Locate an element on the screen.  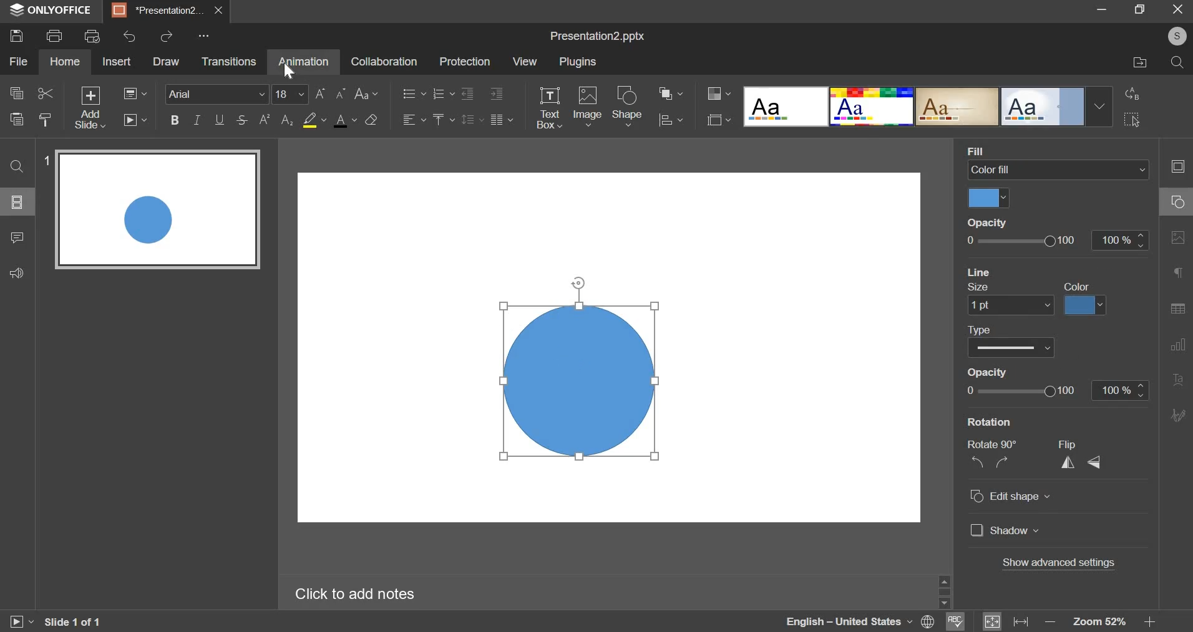
bold is located at coordinates (174, 120).